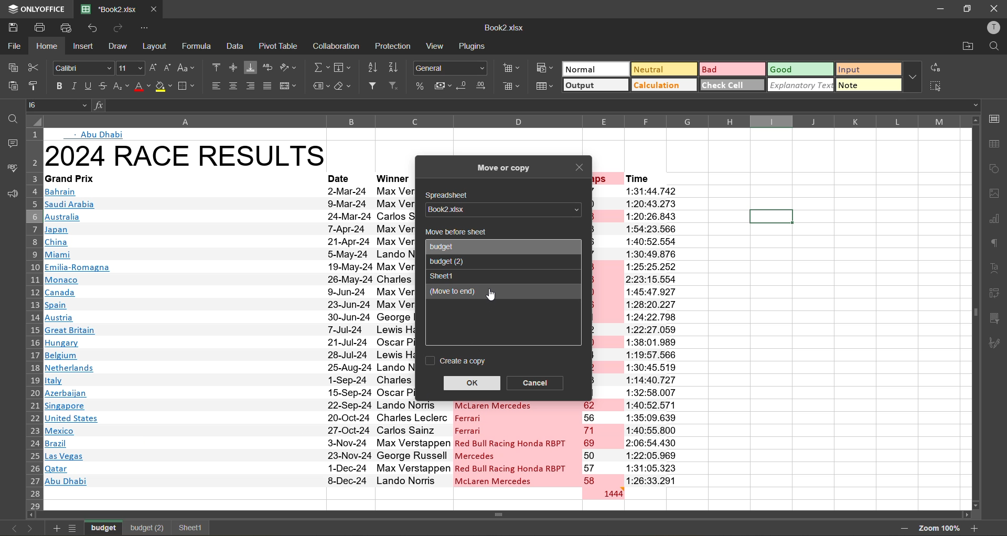 This screenshot has height=536, width=1007. I want to click on gran prix, so click(183, 336).